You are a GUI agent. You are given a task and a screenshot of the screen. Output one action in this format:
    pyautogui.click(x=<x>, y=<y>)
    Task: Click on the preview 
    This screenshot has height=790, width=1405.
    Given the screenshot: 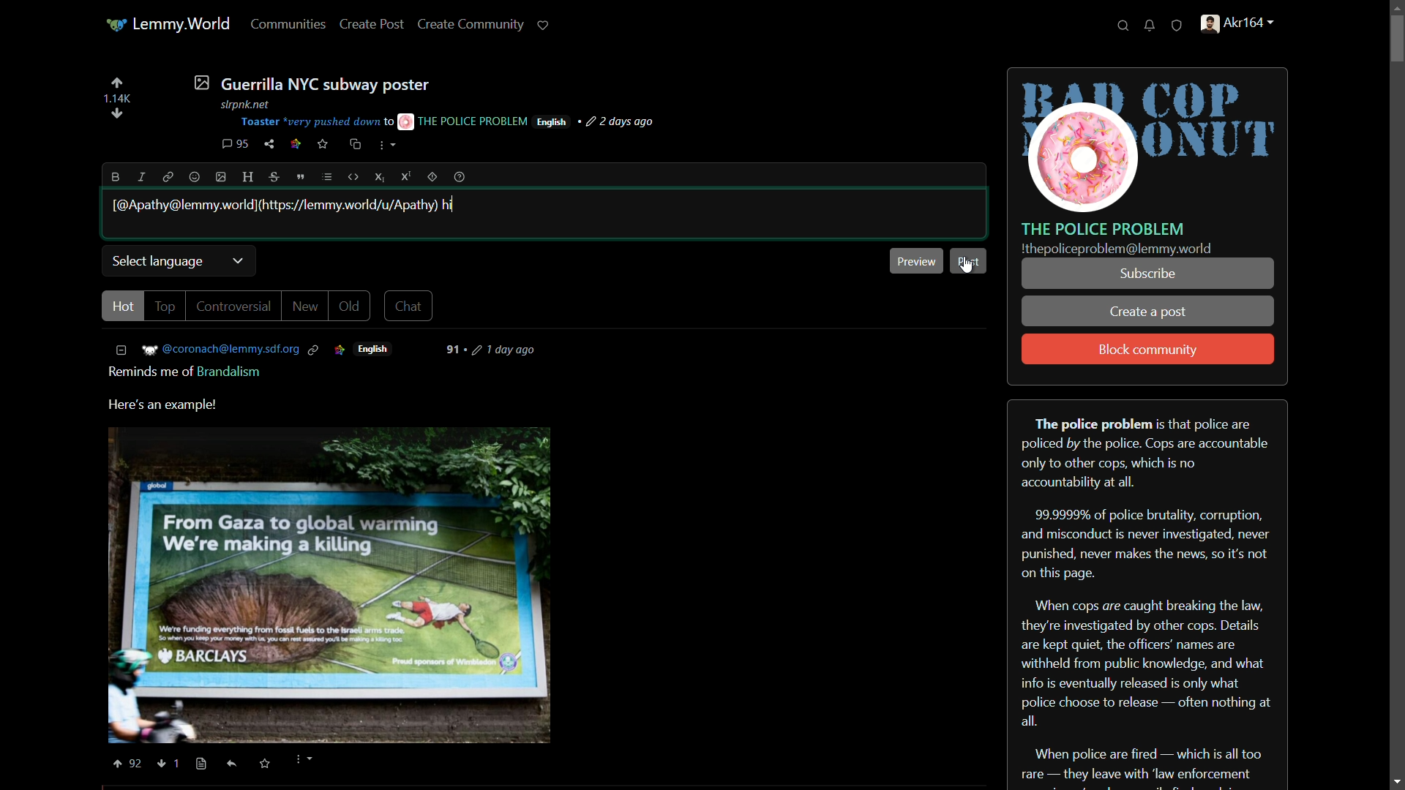 What is the action you would take?
    pyautogui.click(x=916, y=260)
    